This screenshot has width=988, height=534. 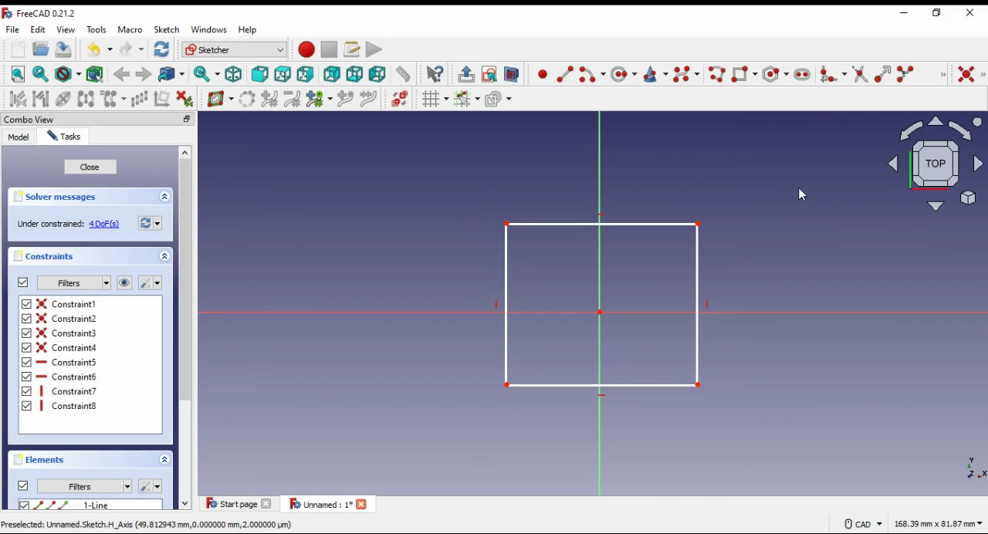 What do you see at coordinates (41, 99) in the screenshot?
I see `select associated geometry` at bounding box center [41, 99].